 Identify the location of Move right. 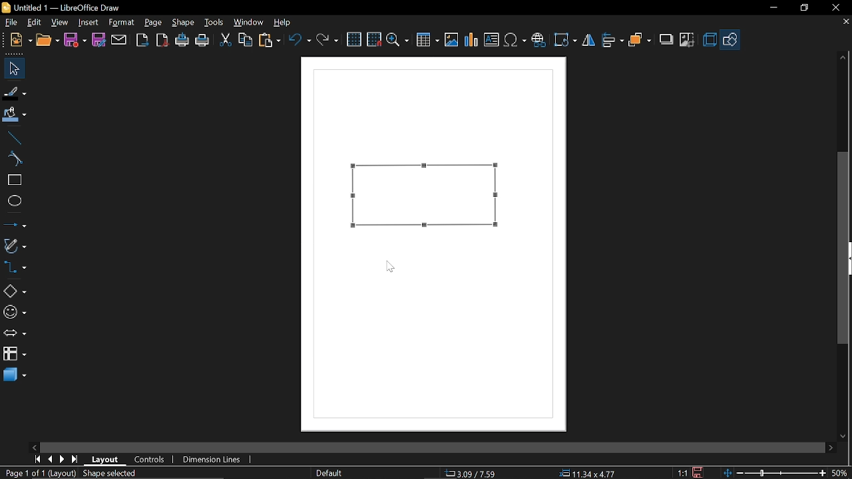
(830, 448).